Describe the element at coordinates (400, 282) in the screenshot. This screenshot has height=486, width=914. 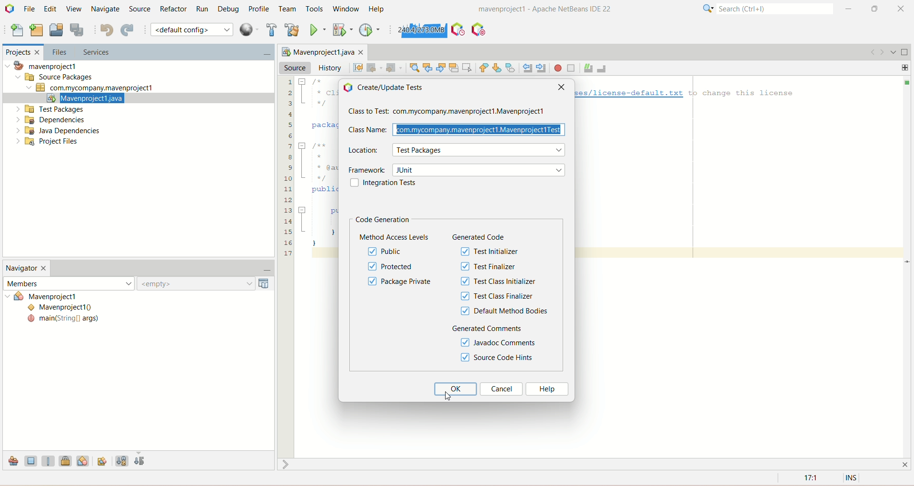
I see `package private` at that location.